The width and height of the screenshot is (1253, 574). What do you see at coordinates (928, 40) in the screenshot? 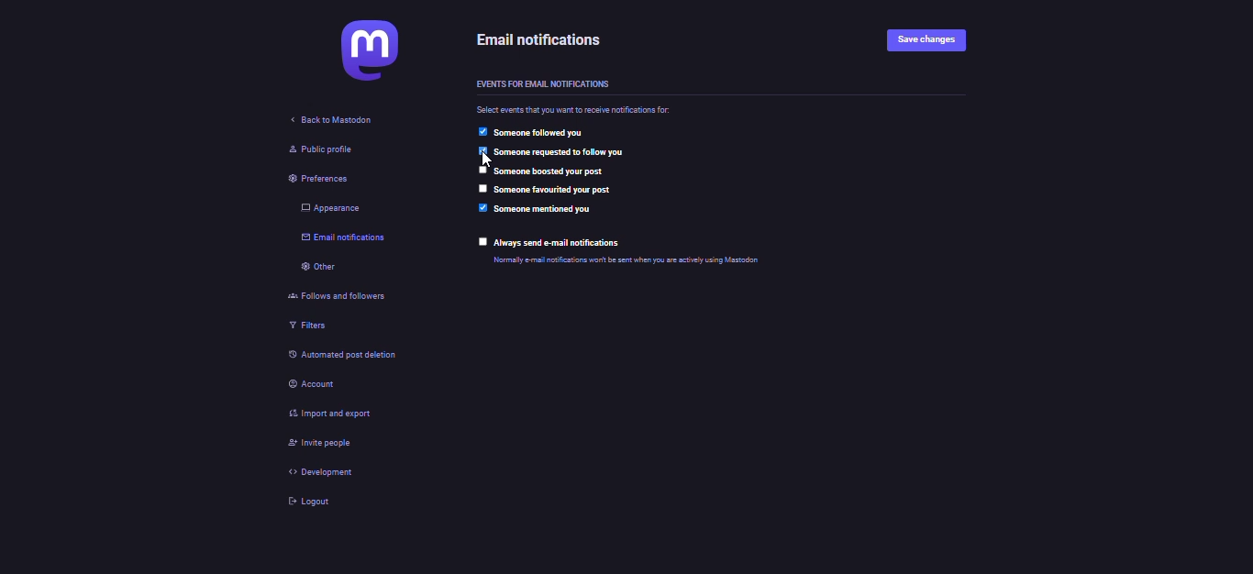
I see `save changes` at bounding box center [928, 40].